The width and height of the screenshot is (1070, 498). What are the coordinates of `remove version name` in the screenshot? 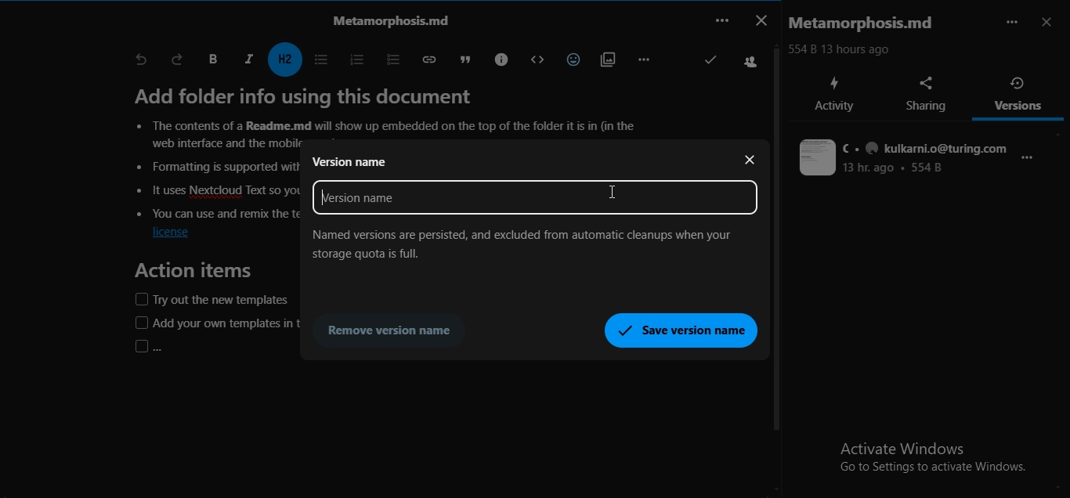 It's located at (394, 329).